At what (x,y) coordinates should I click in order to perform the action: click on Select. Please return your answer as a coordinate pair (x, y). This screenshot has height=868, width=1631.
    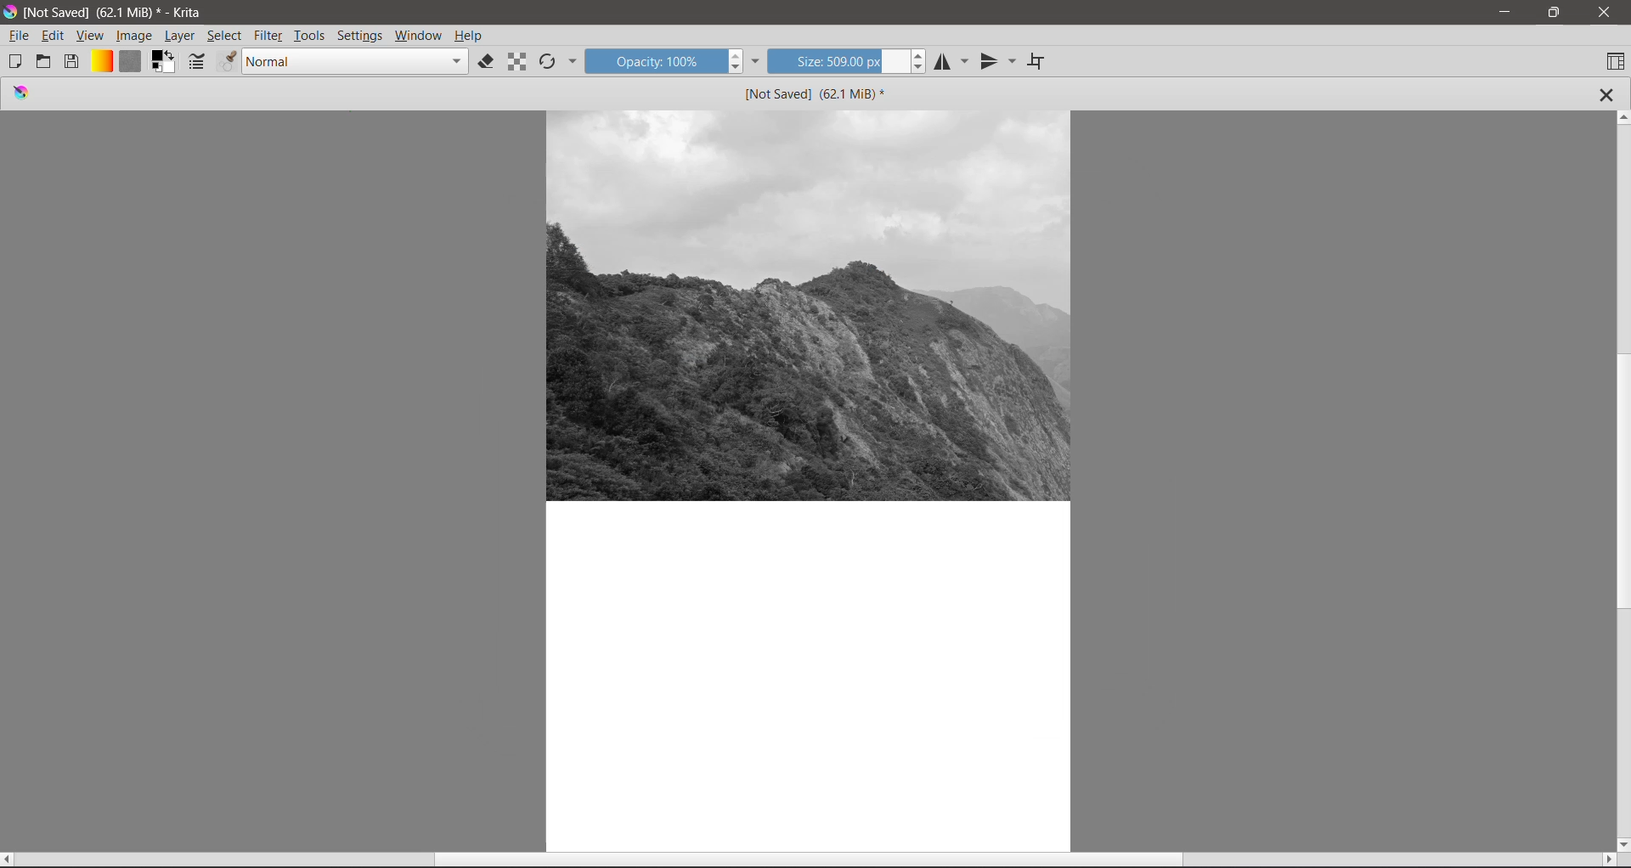
    Looking at the image, I should click on (223, 36).